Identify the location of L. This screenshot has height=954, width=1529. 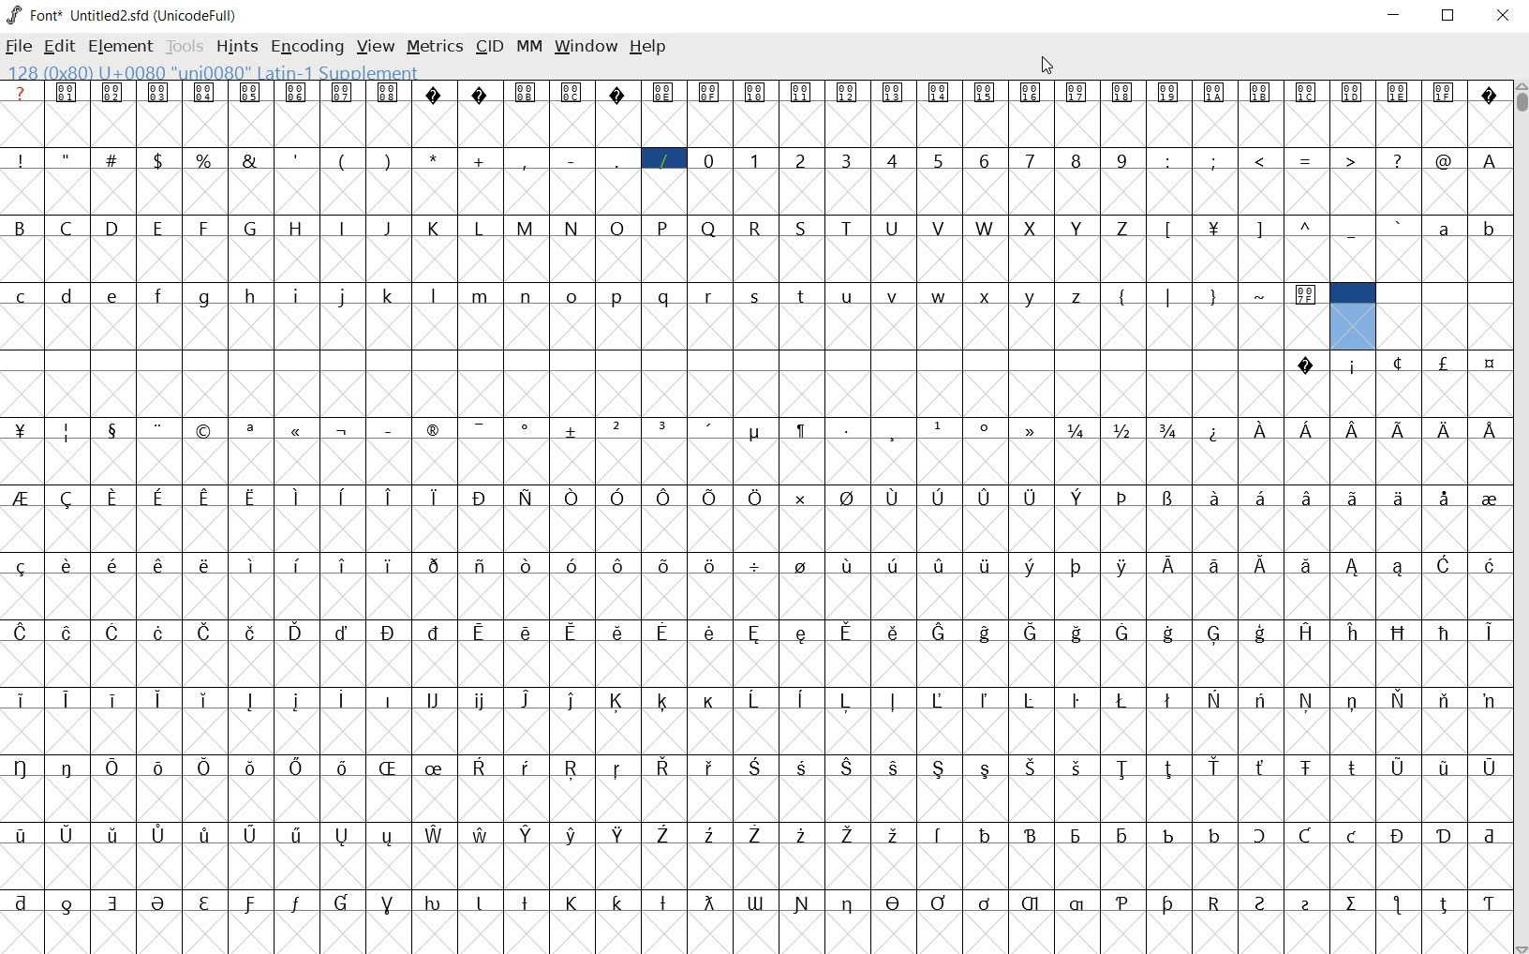
(482, 226).